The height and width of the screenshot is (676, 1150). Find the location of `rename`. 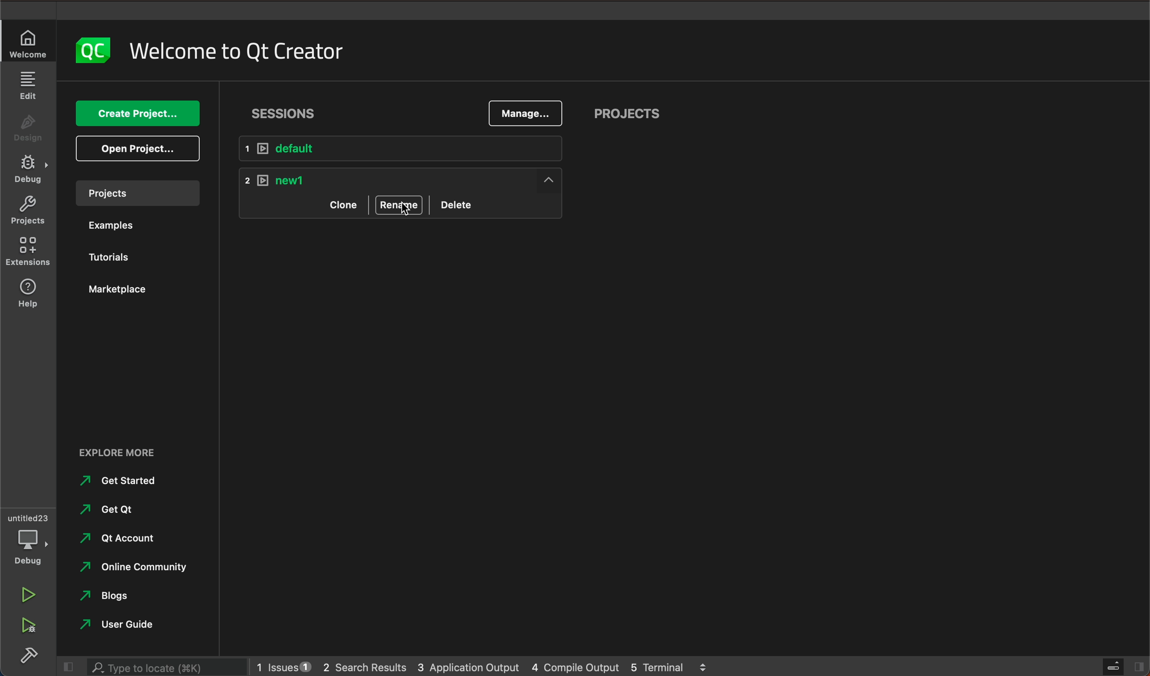

rename is located at coordinates (399, 205).